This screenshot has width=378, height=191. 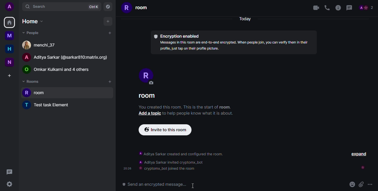 What do you see at coordinates (110, 82) in the screenshot?
I see `add` at bounding box center [110, 82].